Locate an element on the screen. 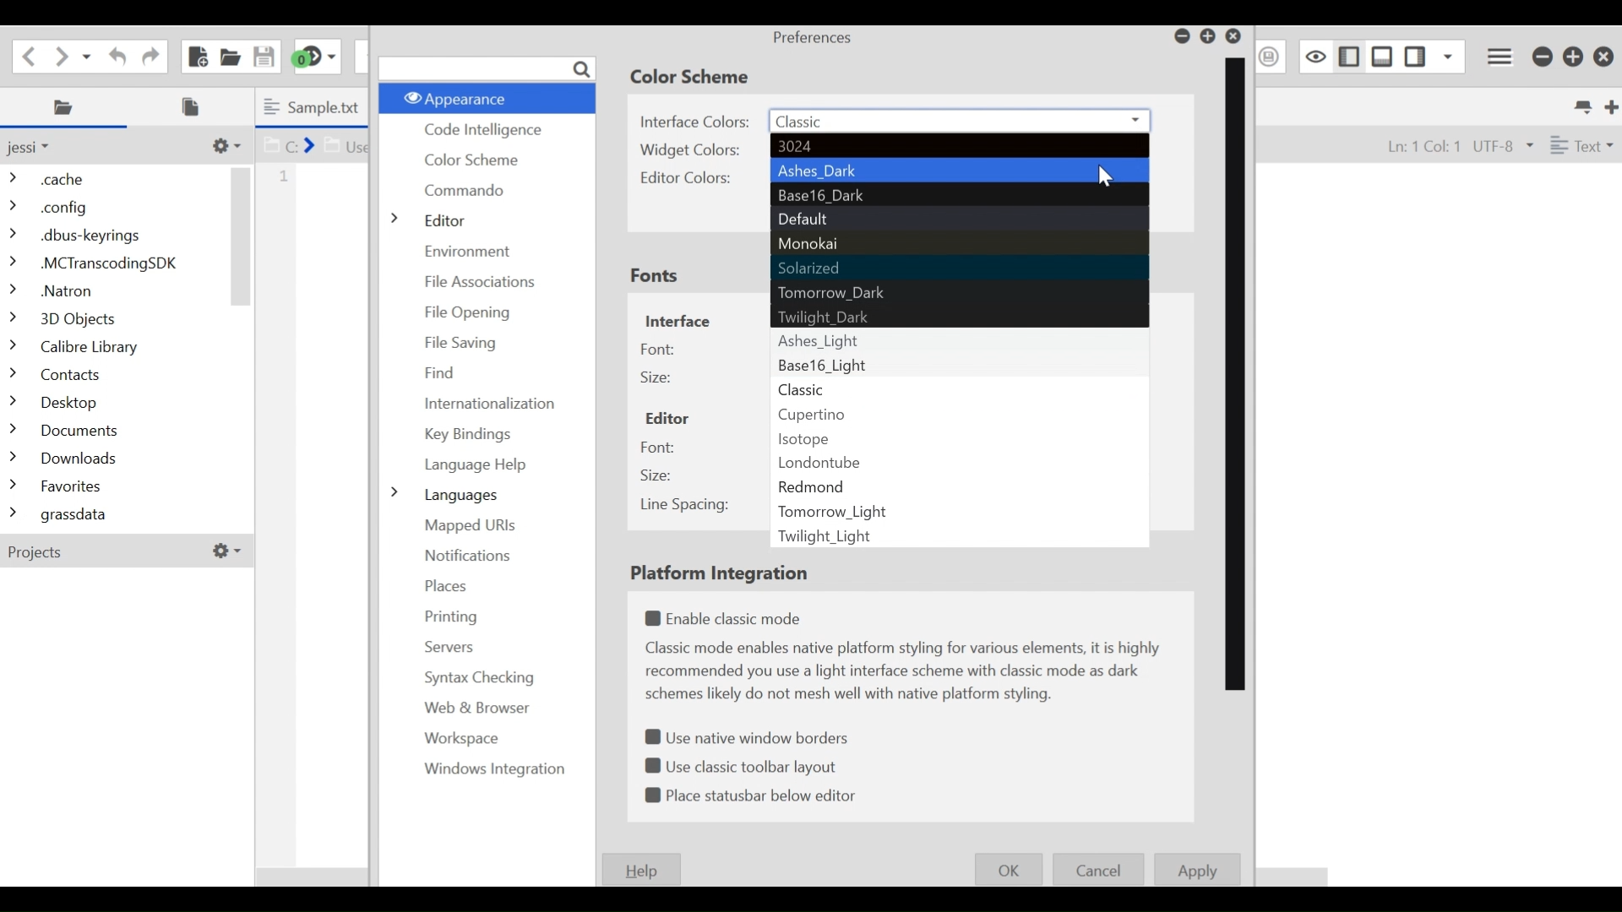 The width and height of the screenshot is (1622, 912). Restore is located at coordinates (1574, 57).